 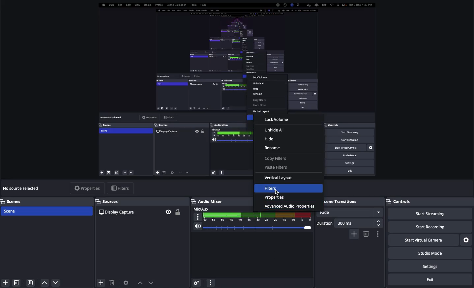 I want to click on Source preferences , so click(x=127, y=282).